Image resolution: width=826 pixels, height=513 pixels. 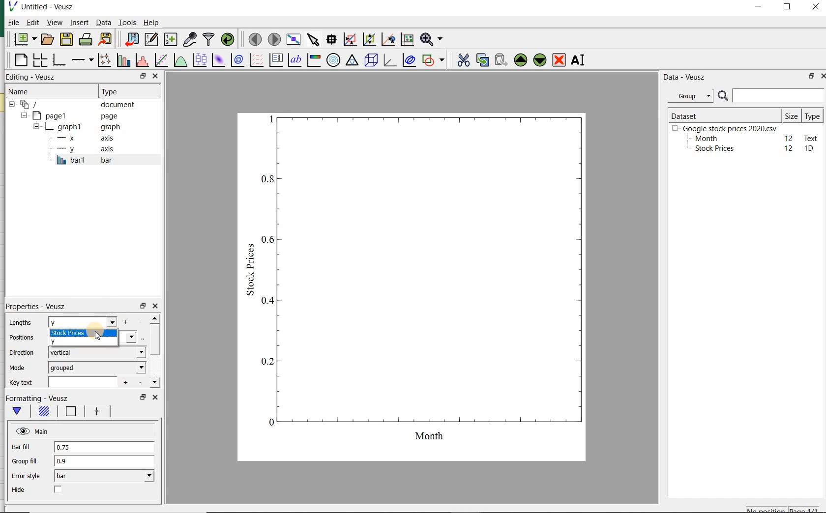 I want to click on copy the selected widget, so click(x=482, y=60).